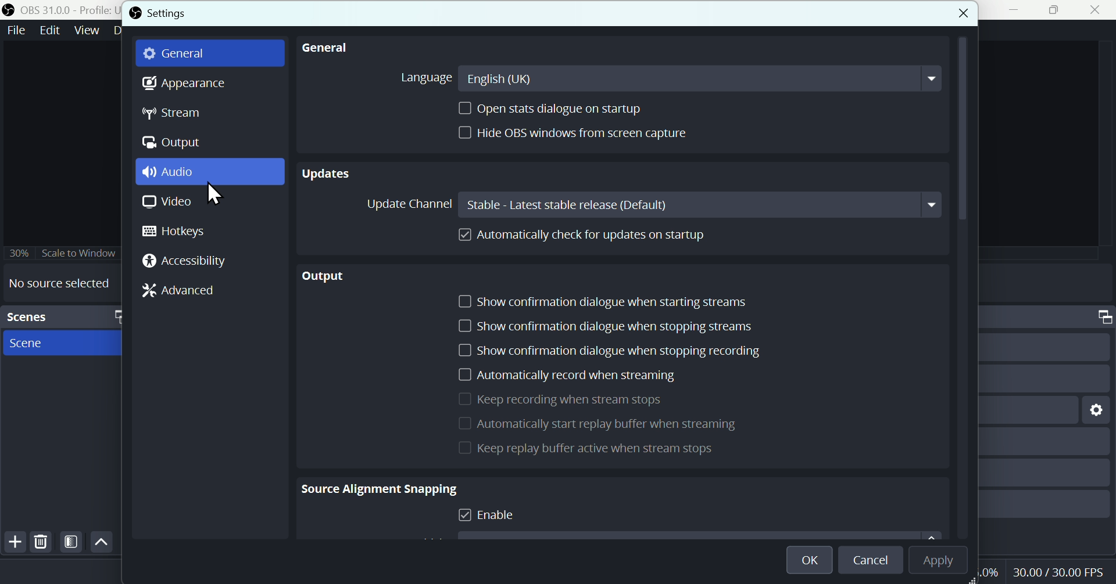 The height and width of the screenshot is (584, 1116). Describe the element at coordinates (571, 133) in the screenshot. I see `Hide OBS window from screen capture` at that location.